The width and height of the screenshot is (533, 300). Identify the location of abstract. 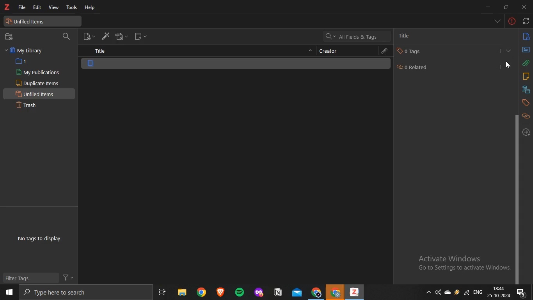
(526, 50).